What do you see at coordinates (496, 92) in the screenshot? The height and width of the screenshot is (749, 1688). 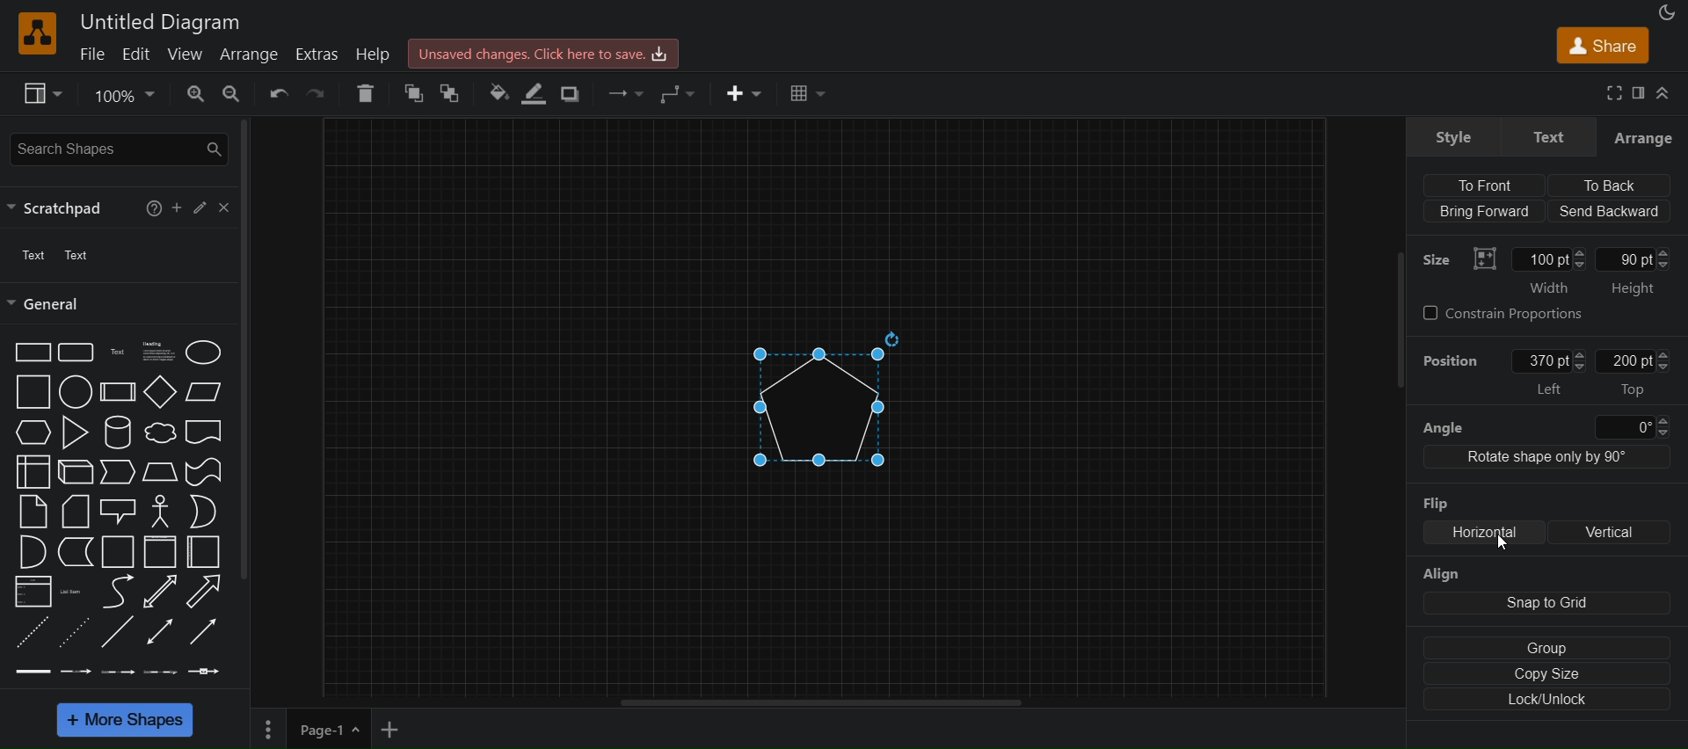 I see `fill color` at bounding box center [496, 92].